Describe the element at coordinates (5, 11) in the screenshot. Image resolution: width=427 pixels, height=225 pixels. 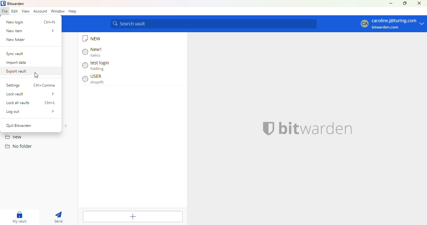
I see `file` at that location.